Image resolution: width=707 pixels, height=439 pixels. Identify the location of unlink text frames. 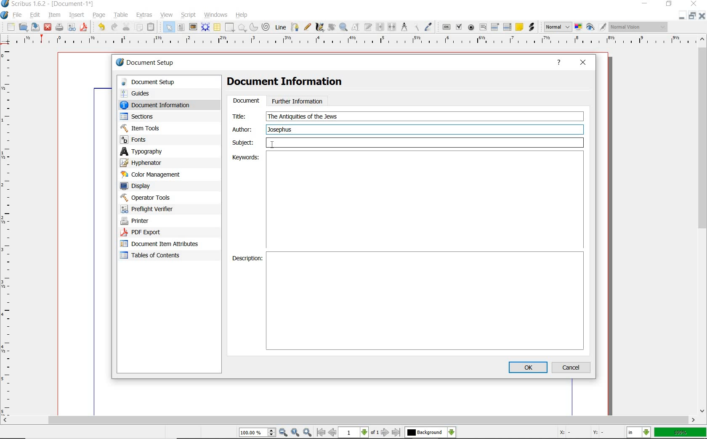
(392, 26).